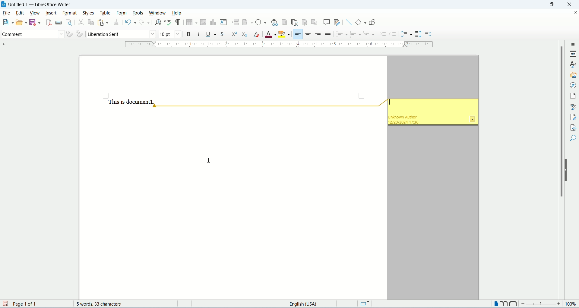 The width and height of the screenshot is (579, 308). Describe the element at coordinates (572, 96) in the screenshot. I see `pages` at that location.